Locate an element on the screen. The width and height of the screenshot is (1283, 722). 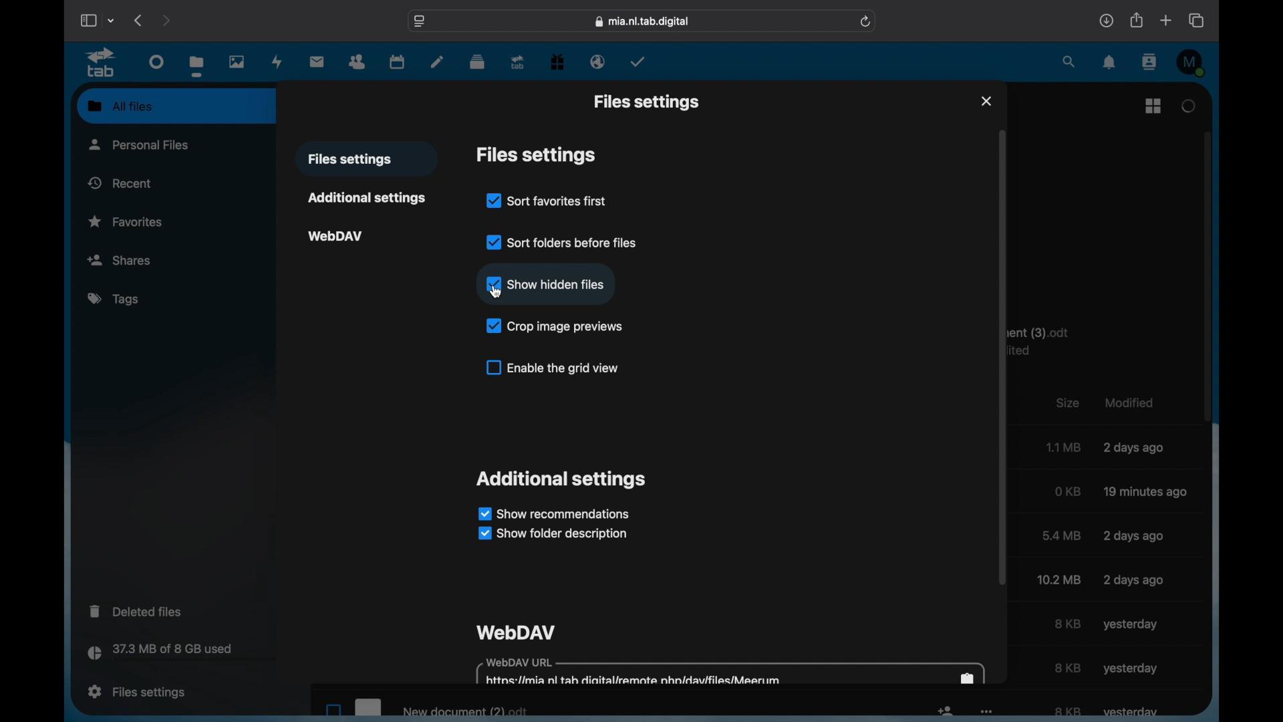
size is located at coordinates (1065, 447).